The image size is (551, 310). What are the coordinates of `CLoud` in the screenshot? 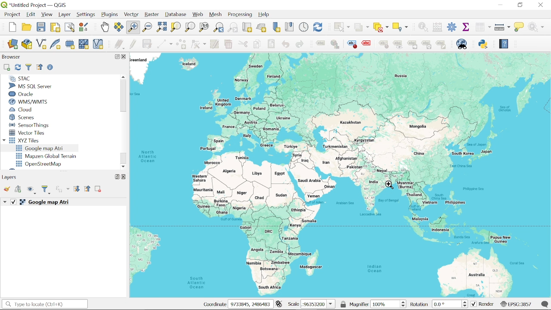 It's located at (22, 109).